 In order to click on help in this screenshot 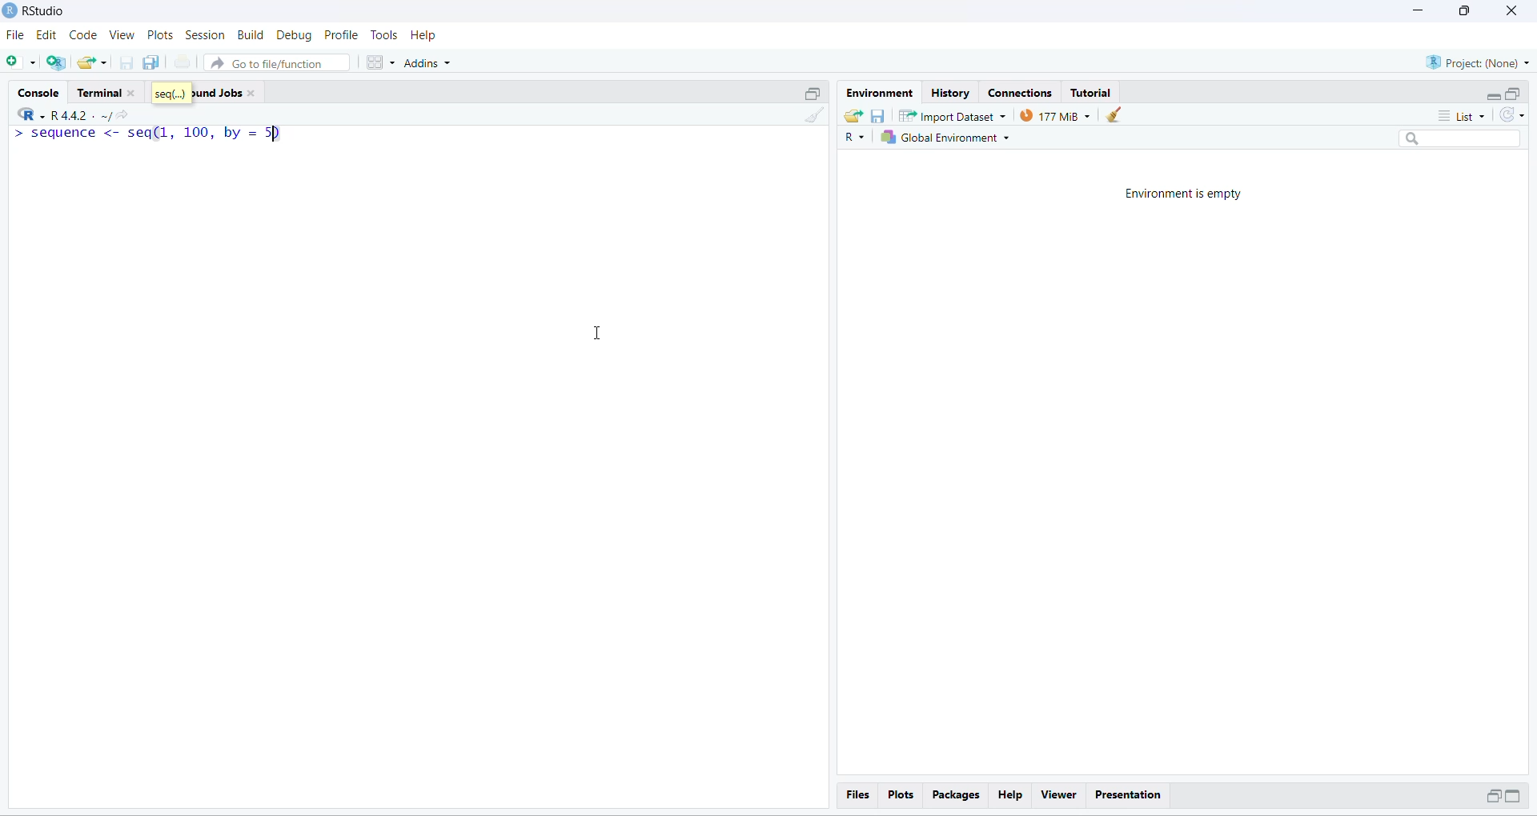, I will do `click(423, 36)`.